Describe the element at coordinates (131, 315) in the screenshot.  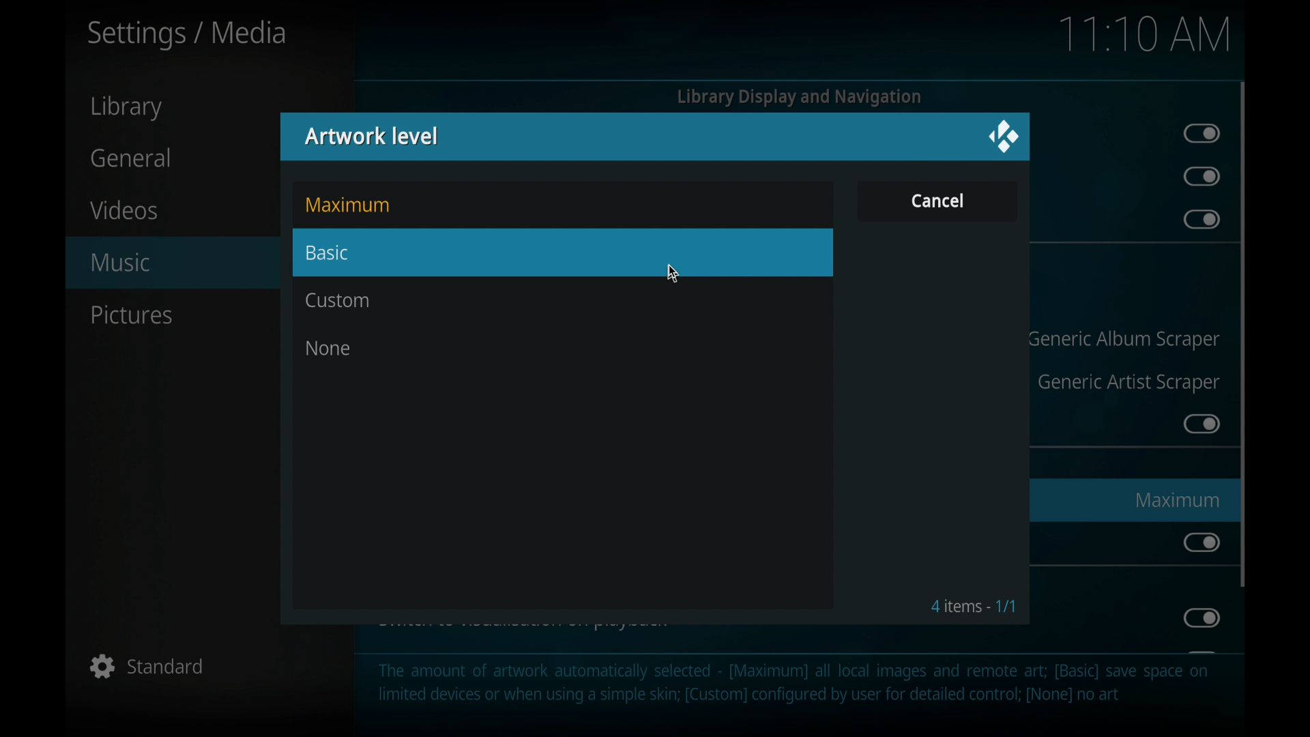
I see `pictures` at that location.